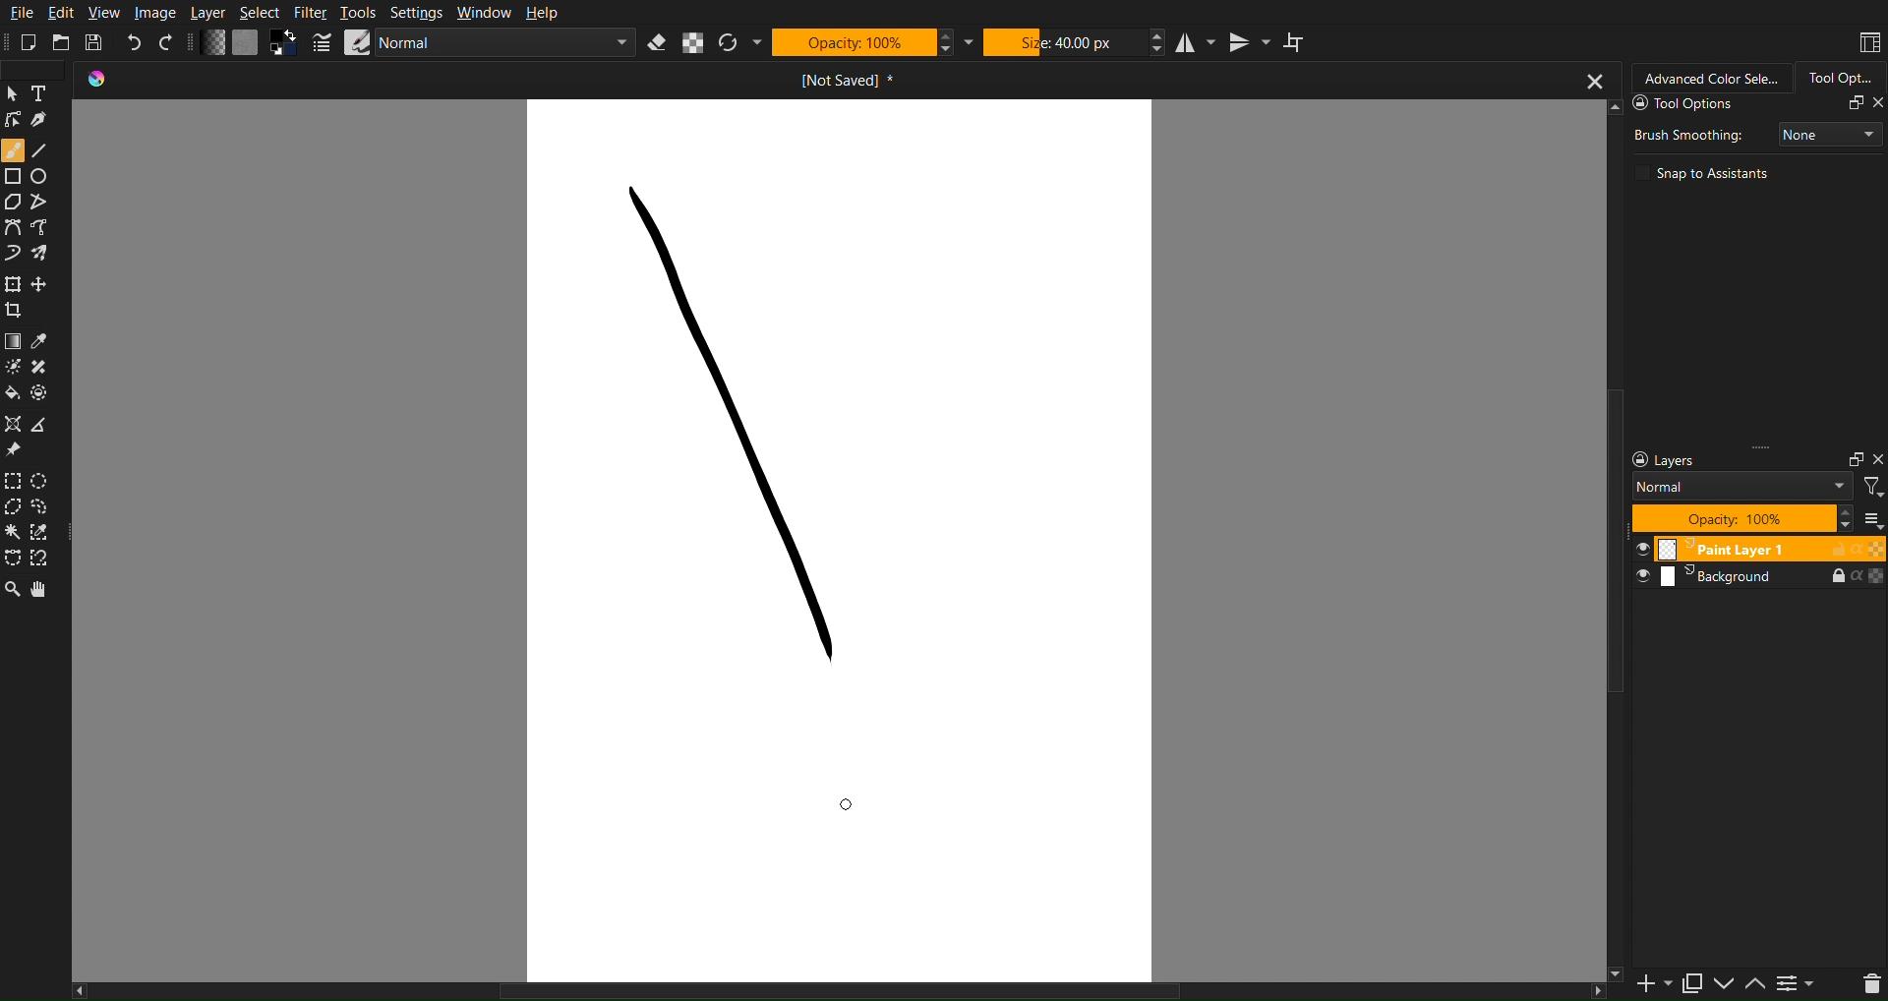 The image size is (1888, 1001). What do you see at coordinates (1876, 459) in the screenshot?
I see `Close` at bounding box center [1876, 459].